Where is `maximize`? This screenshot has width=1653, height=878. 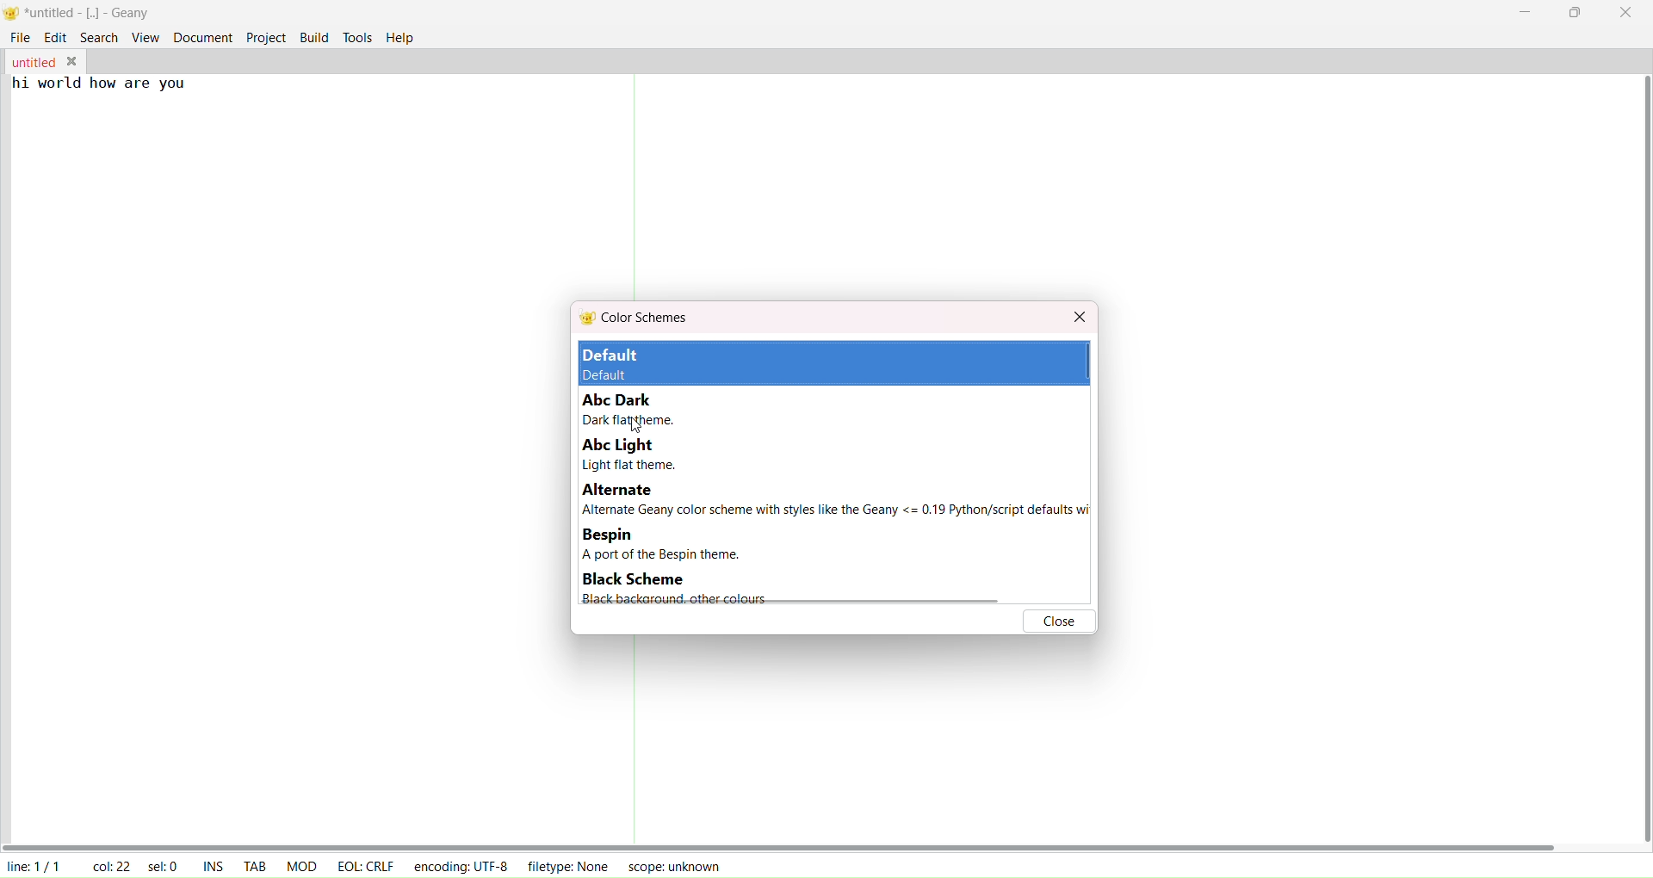
maximize is located at coordinates (1576, 13).